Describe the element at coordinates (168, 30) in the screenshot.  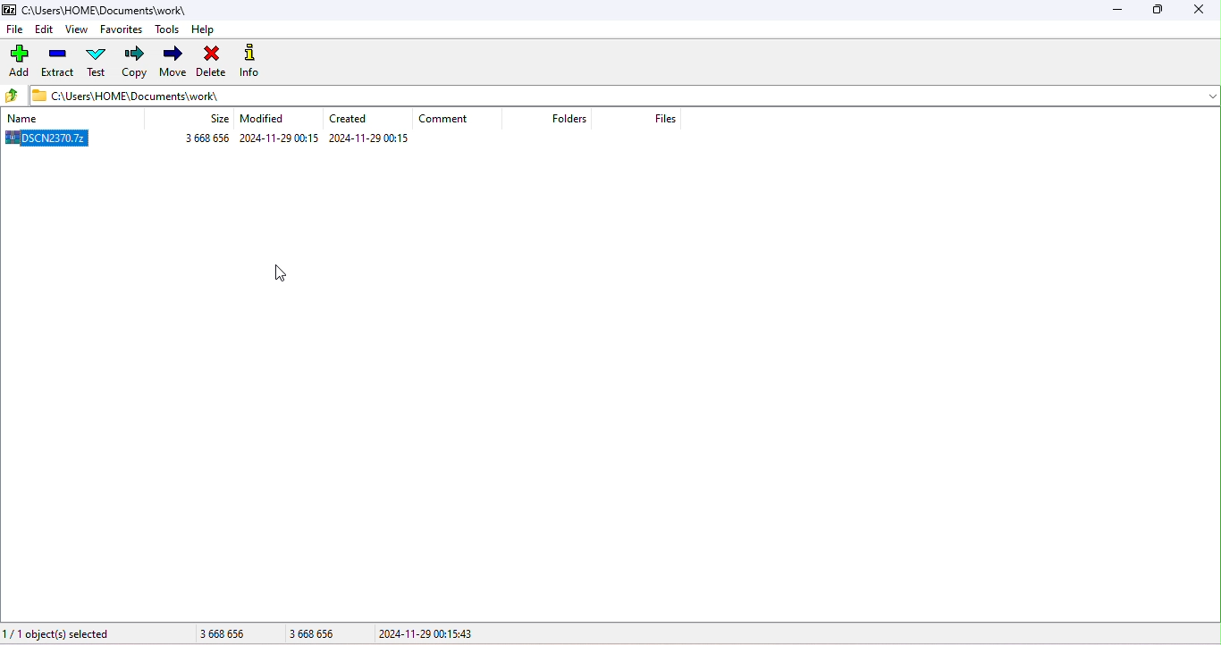
I see `tools` at that location.